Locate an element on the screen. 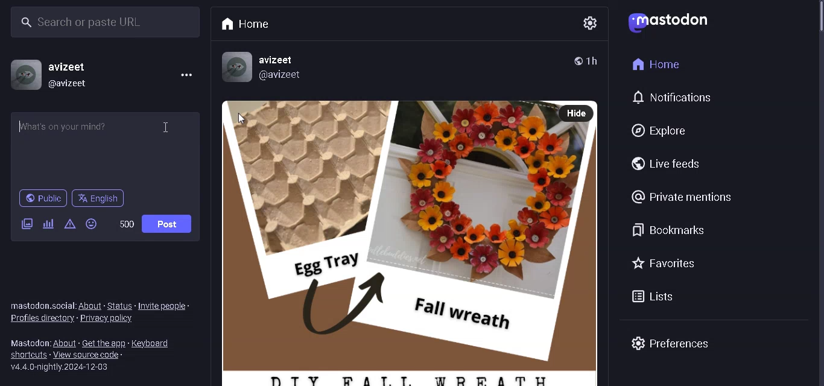 This screenshot has width=824, height=386. ADD IMAGE is located at coordinates (27, 223).